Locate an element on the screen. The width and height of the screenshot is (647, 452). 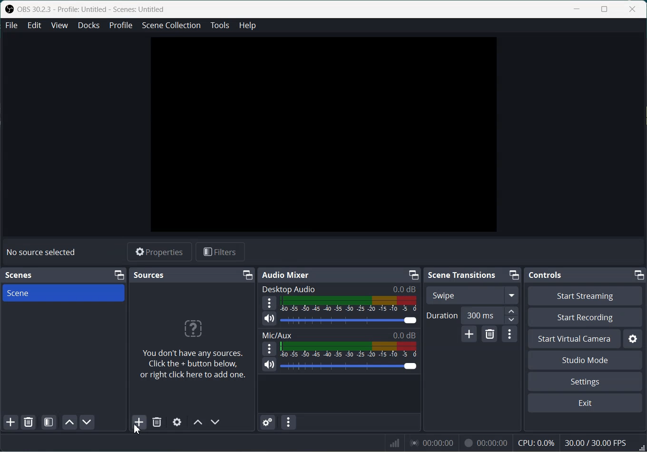
Minimize is located at coordinates (248, 275).